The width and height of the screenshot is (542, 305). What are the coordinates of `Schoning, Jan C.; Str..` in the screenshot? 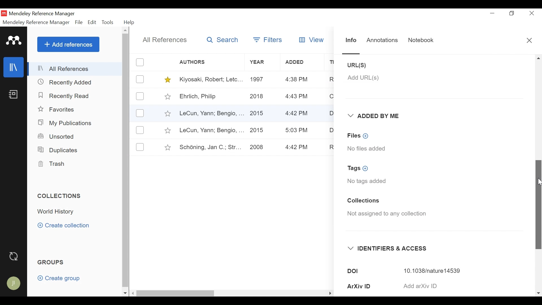 It's located at (208, 146).